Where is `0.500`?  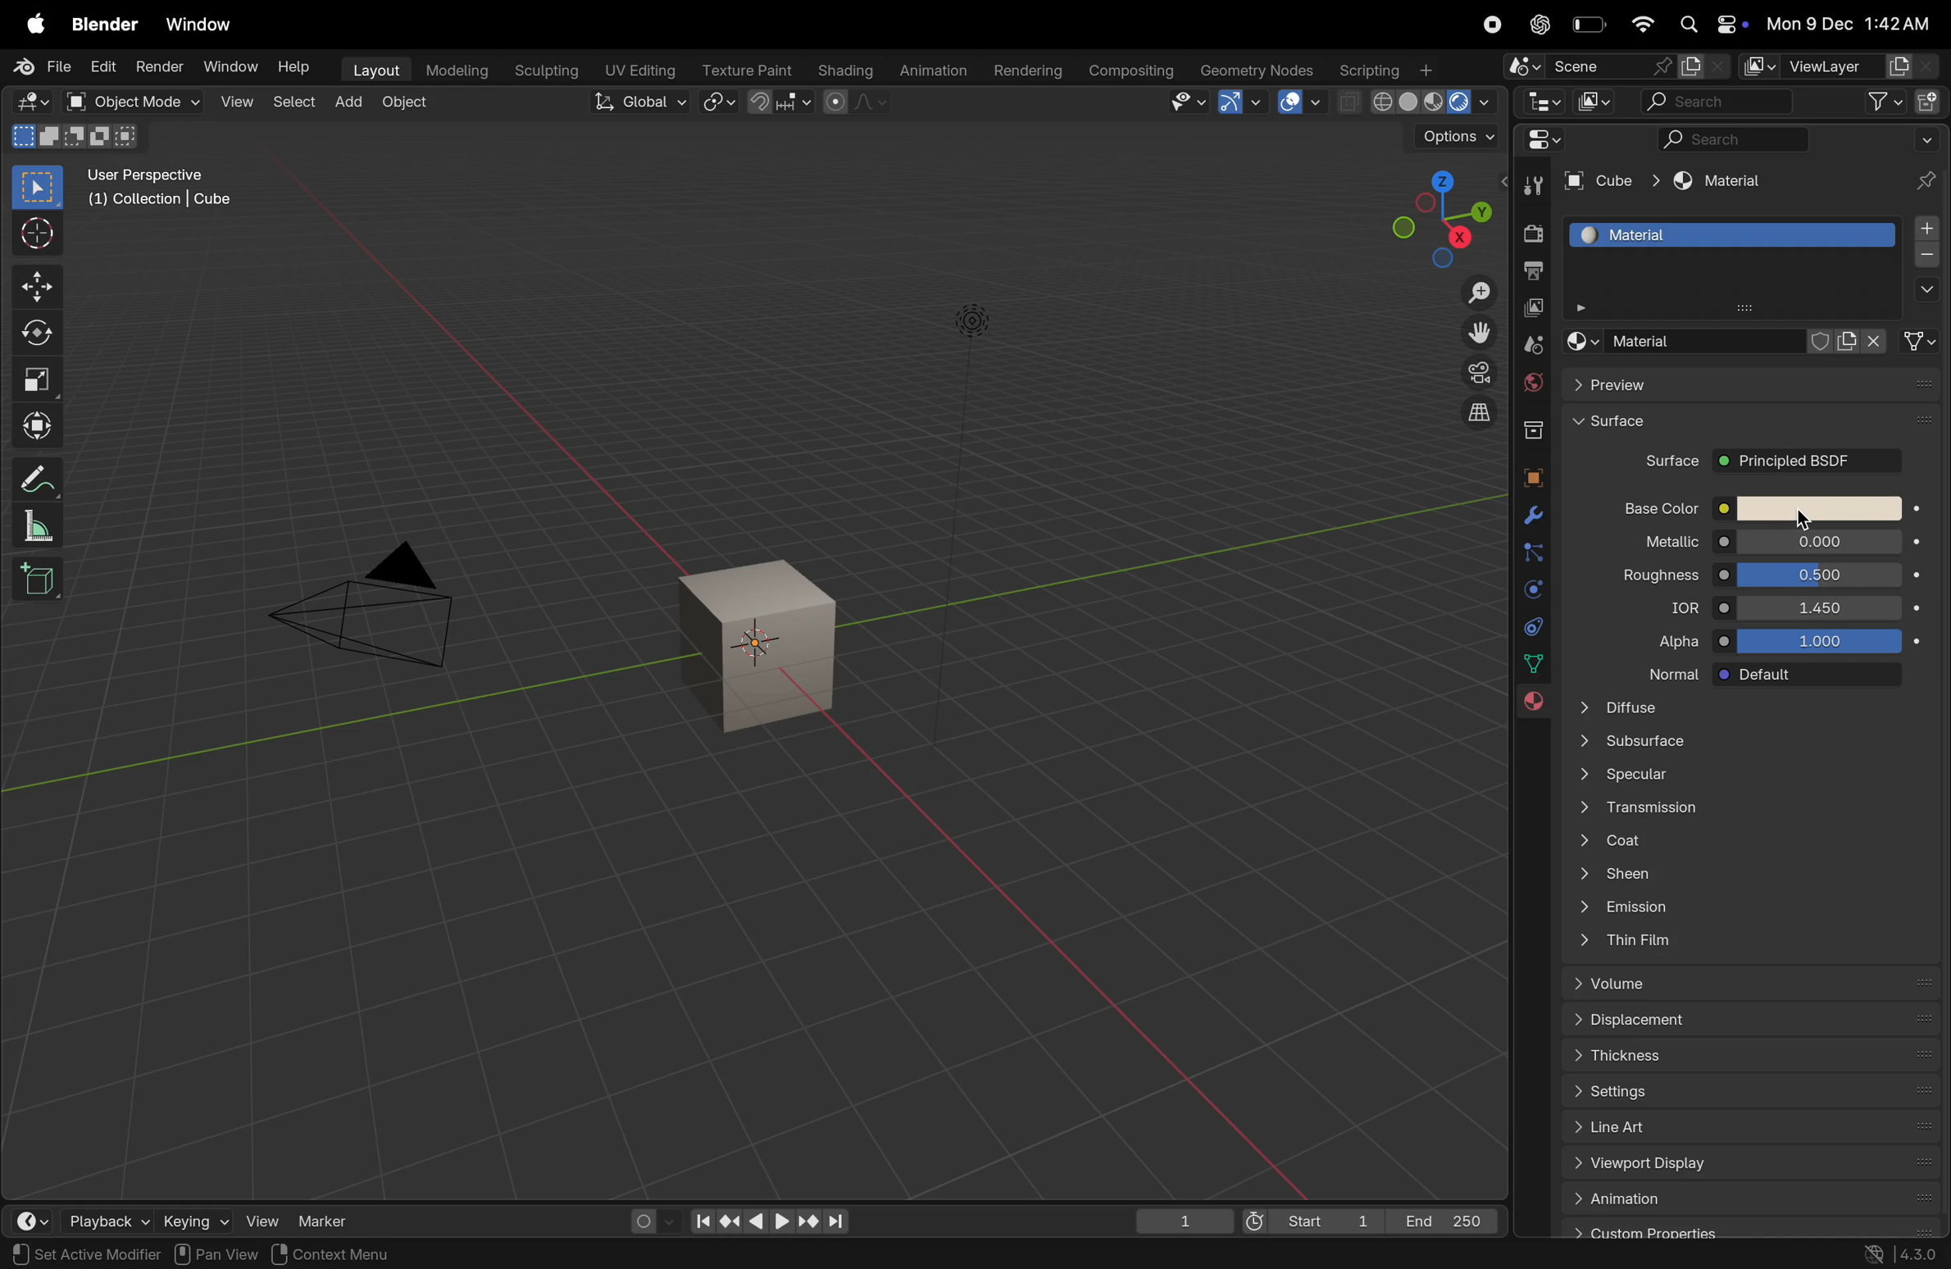
0.500 is located at coordinates (1821, 575).